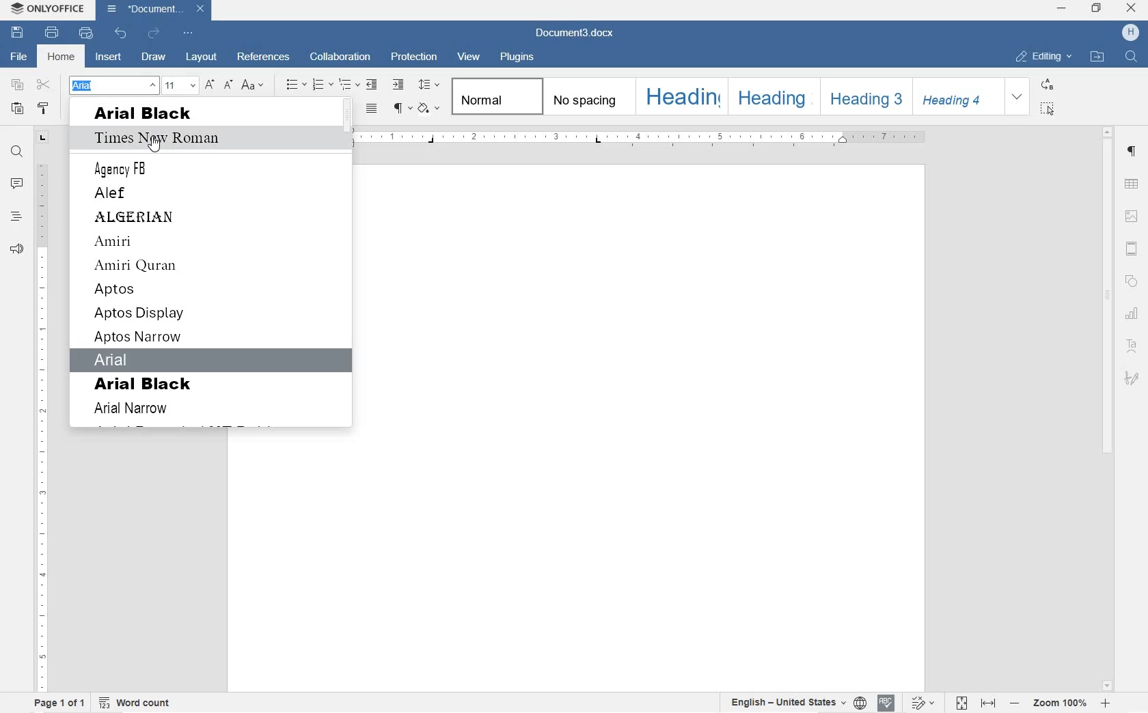 Image resolution: width=1148 pixels, height=713 pixels. What do you see at coordinates (372, 108) in the screenshot?
I see `JUSTIFIED` at bounding box center [372, 108].